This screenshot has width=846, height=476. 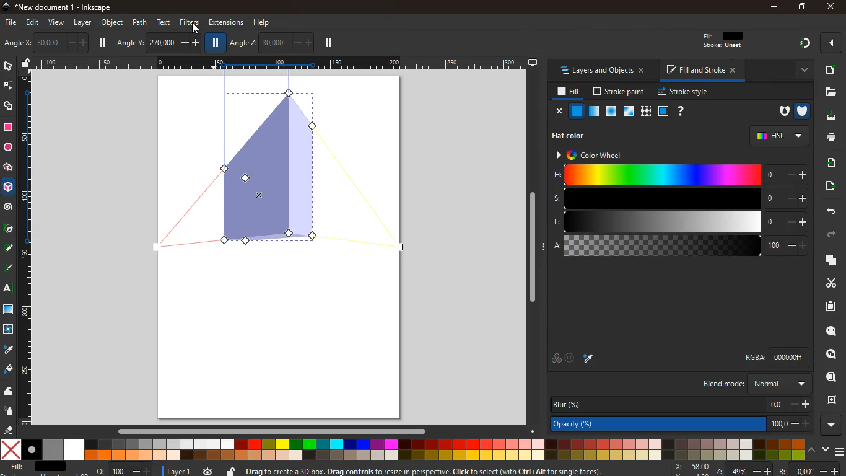 I want to click on file, so click(x=10, y=22).